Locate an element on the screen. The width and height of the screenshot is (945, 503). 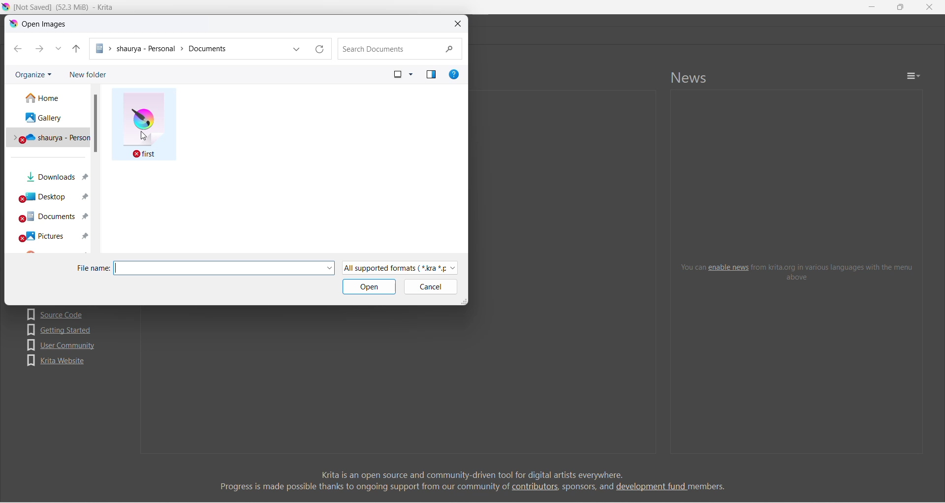
Change dimension of window is located at coordinates (464, 301).